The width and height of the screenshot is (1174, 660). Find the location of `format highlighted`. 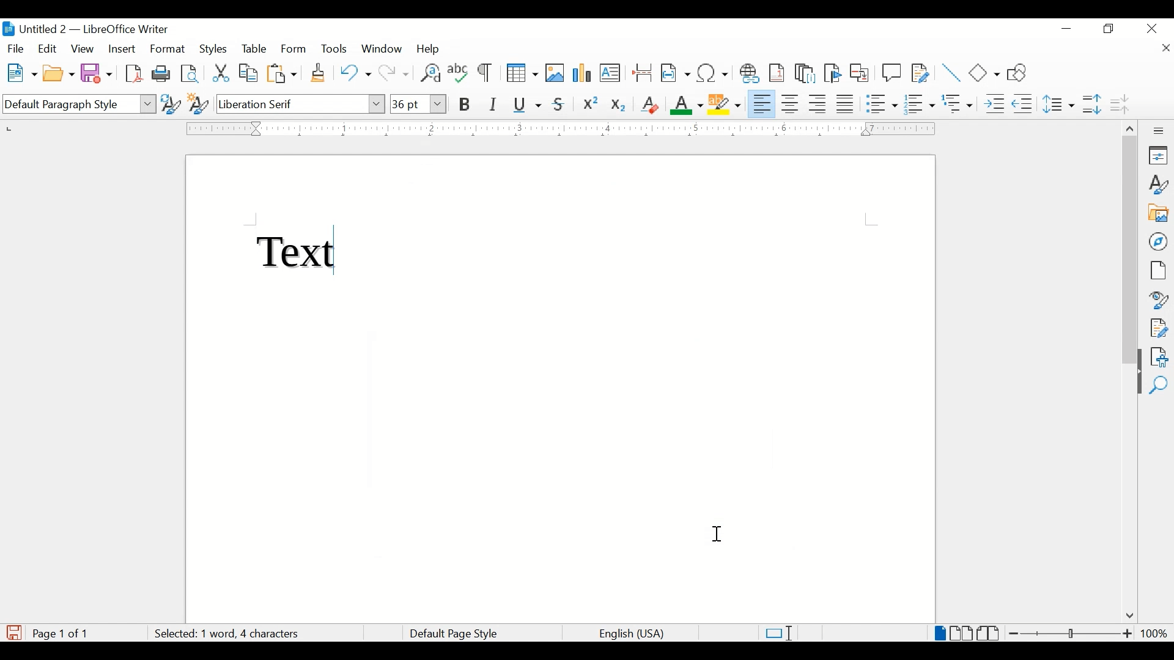

format highlighted is located at coordinates (169, 49).